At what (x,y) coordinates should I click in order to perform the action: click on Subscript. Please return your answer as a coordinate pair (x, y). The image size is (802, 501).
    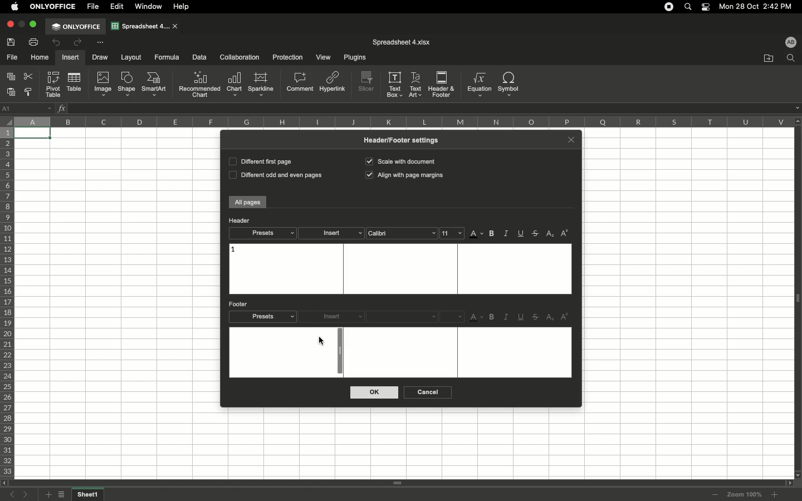
    Looking at the image, I should click on (551, 234).